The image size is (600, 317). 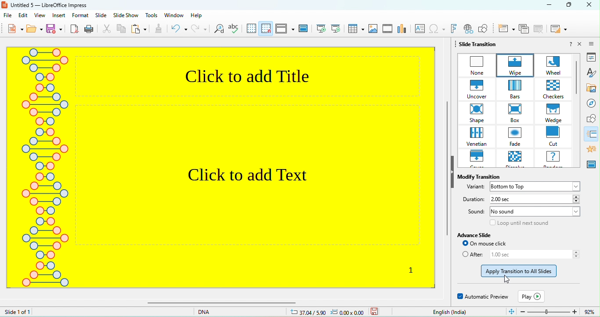 I want to click on table, so click(x=356, y=29).